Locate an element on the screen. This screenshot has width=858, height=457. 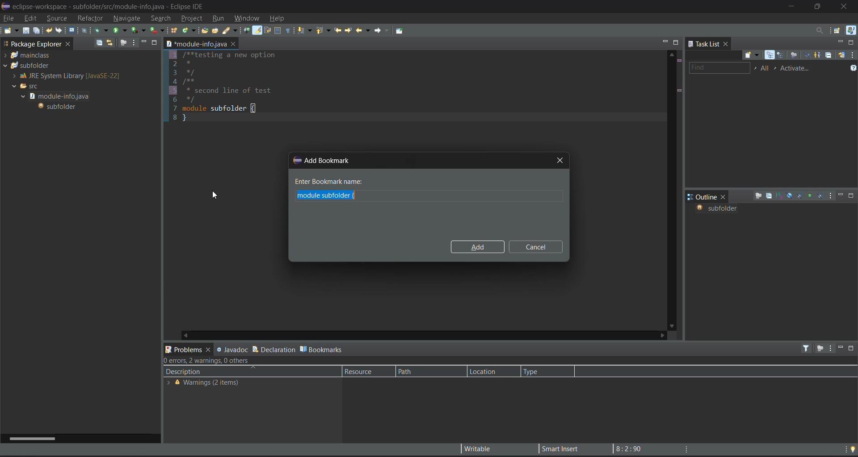
run is located at coordinates (220, 19).